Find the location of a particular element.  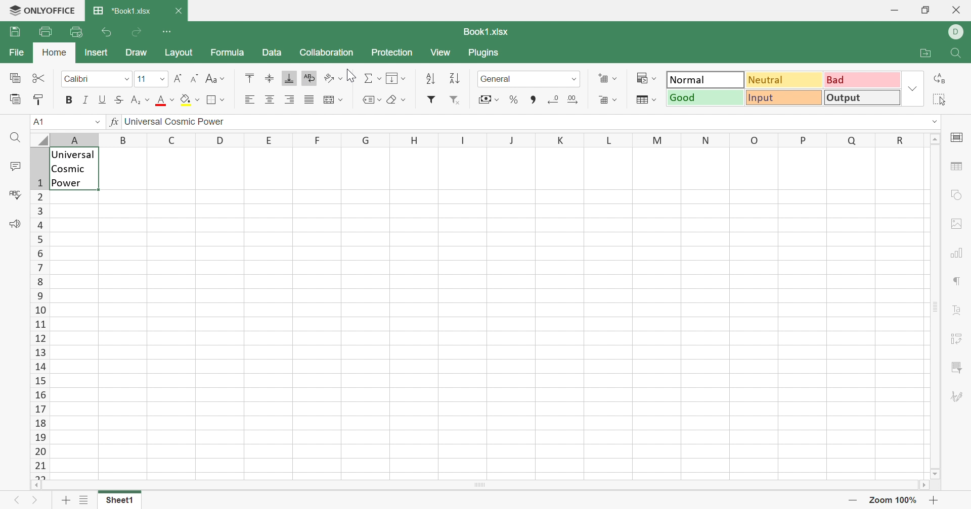

Named ranges is located at coordinates (371, 100).